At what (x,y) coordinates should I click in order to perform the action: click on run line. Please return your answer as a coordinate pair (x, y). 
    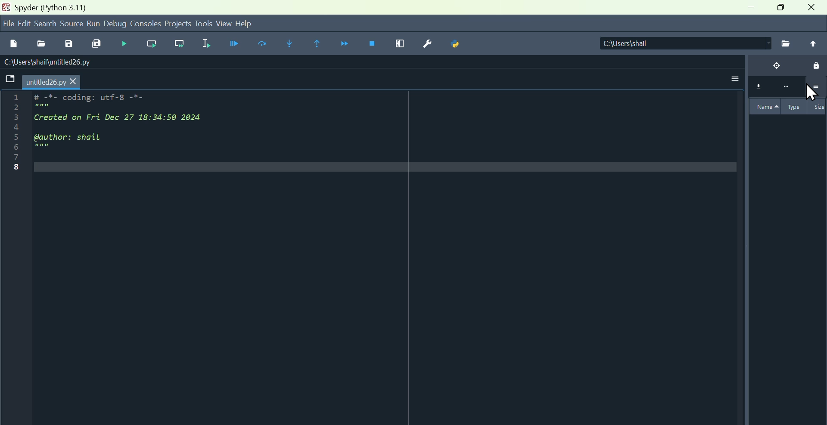
    Looking at the image, I should click on (149, 44).